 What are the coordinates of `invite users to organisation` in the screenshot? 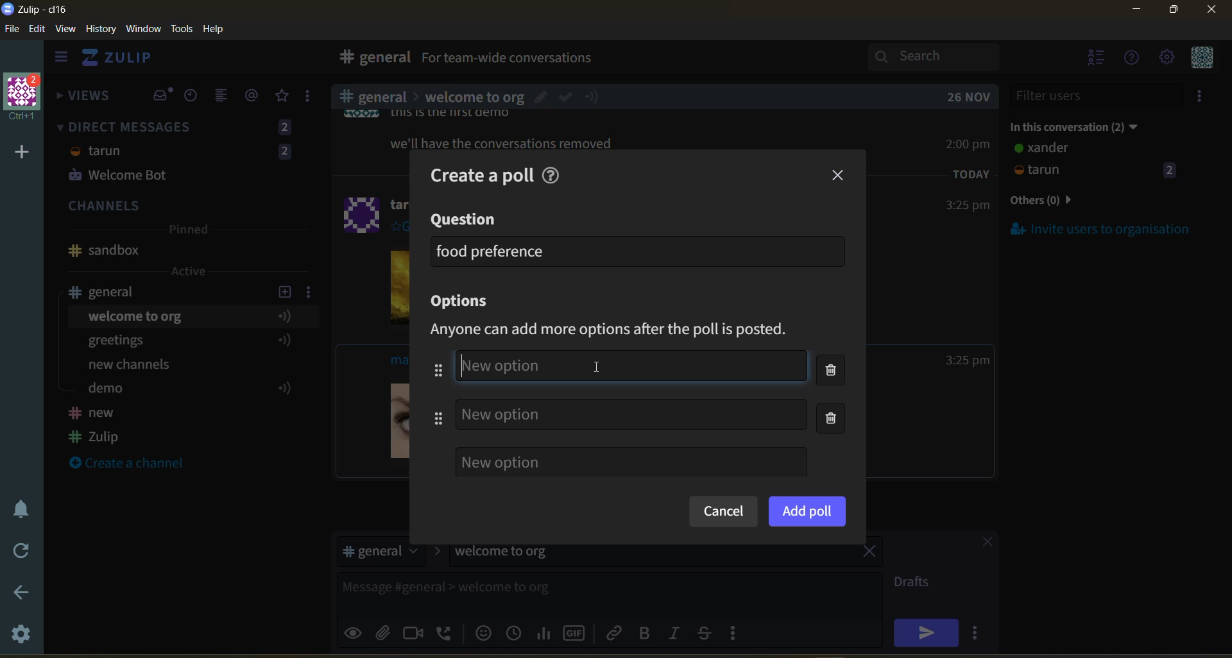 It's located at (1202, 98).